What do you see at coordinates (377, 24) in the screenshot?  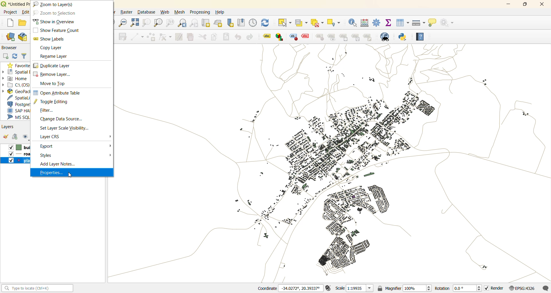 I see `toolbox` at bounding box center [377, 24].